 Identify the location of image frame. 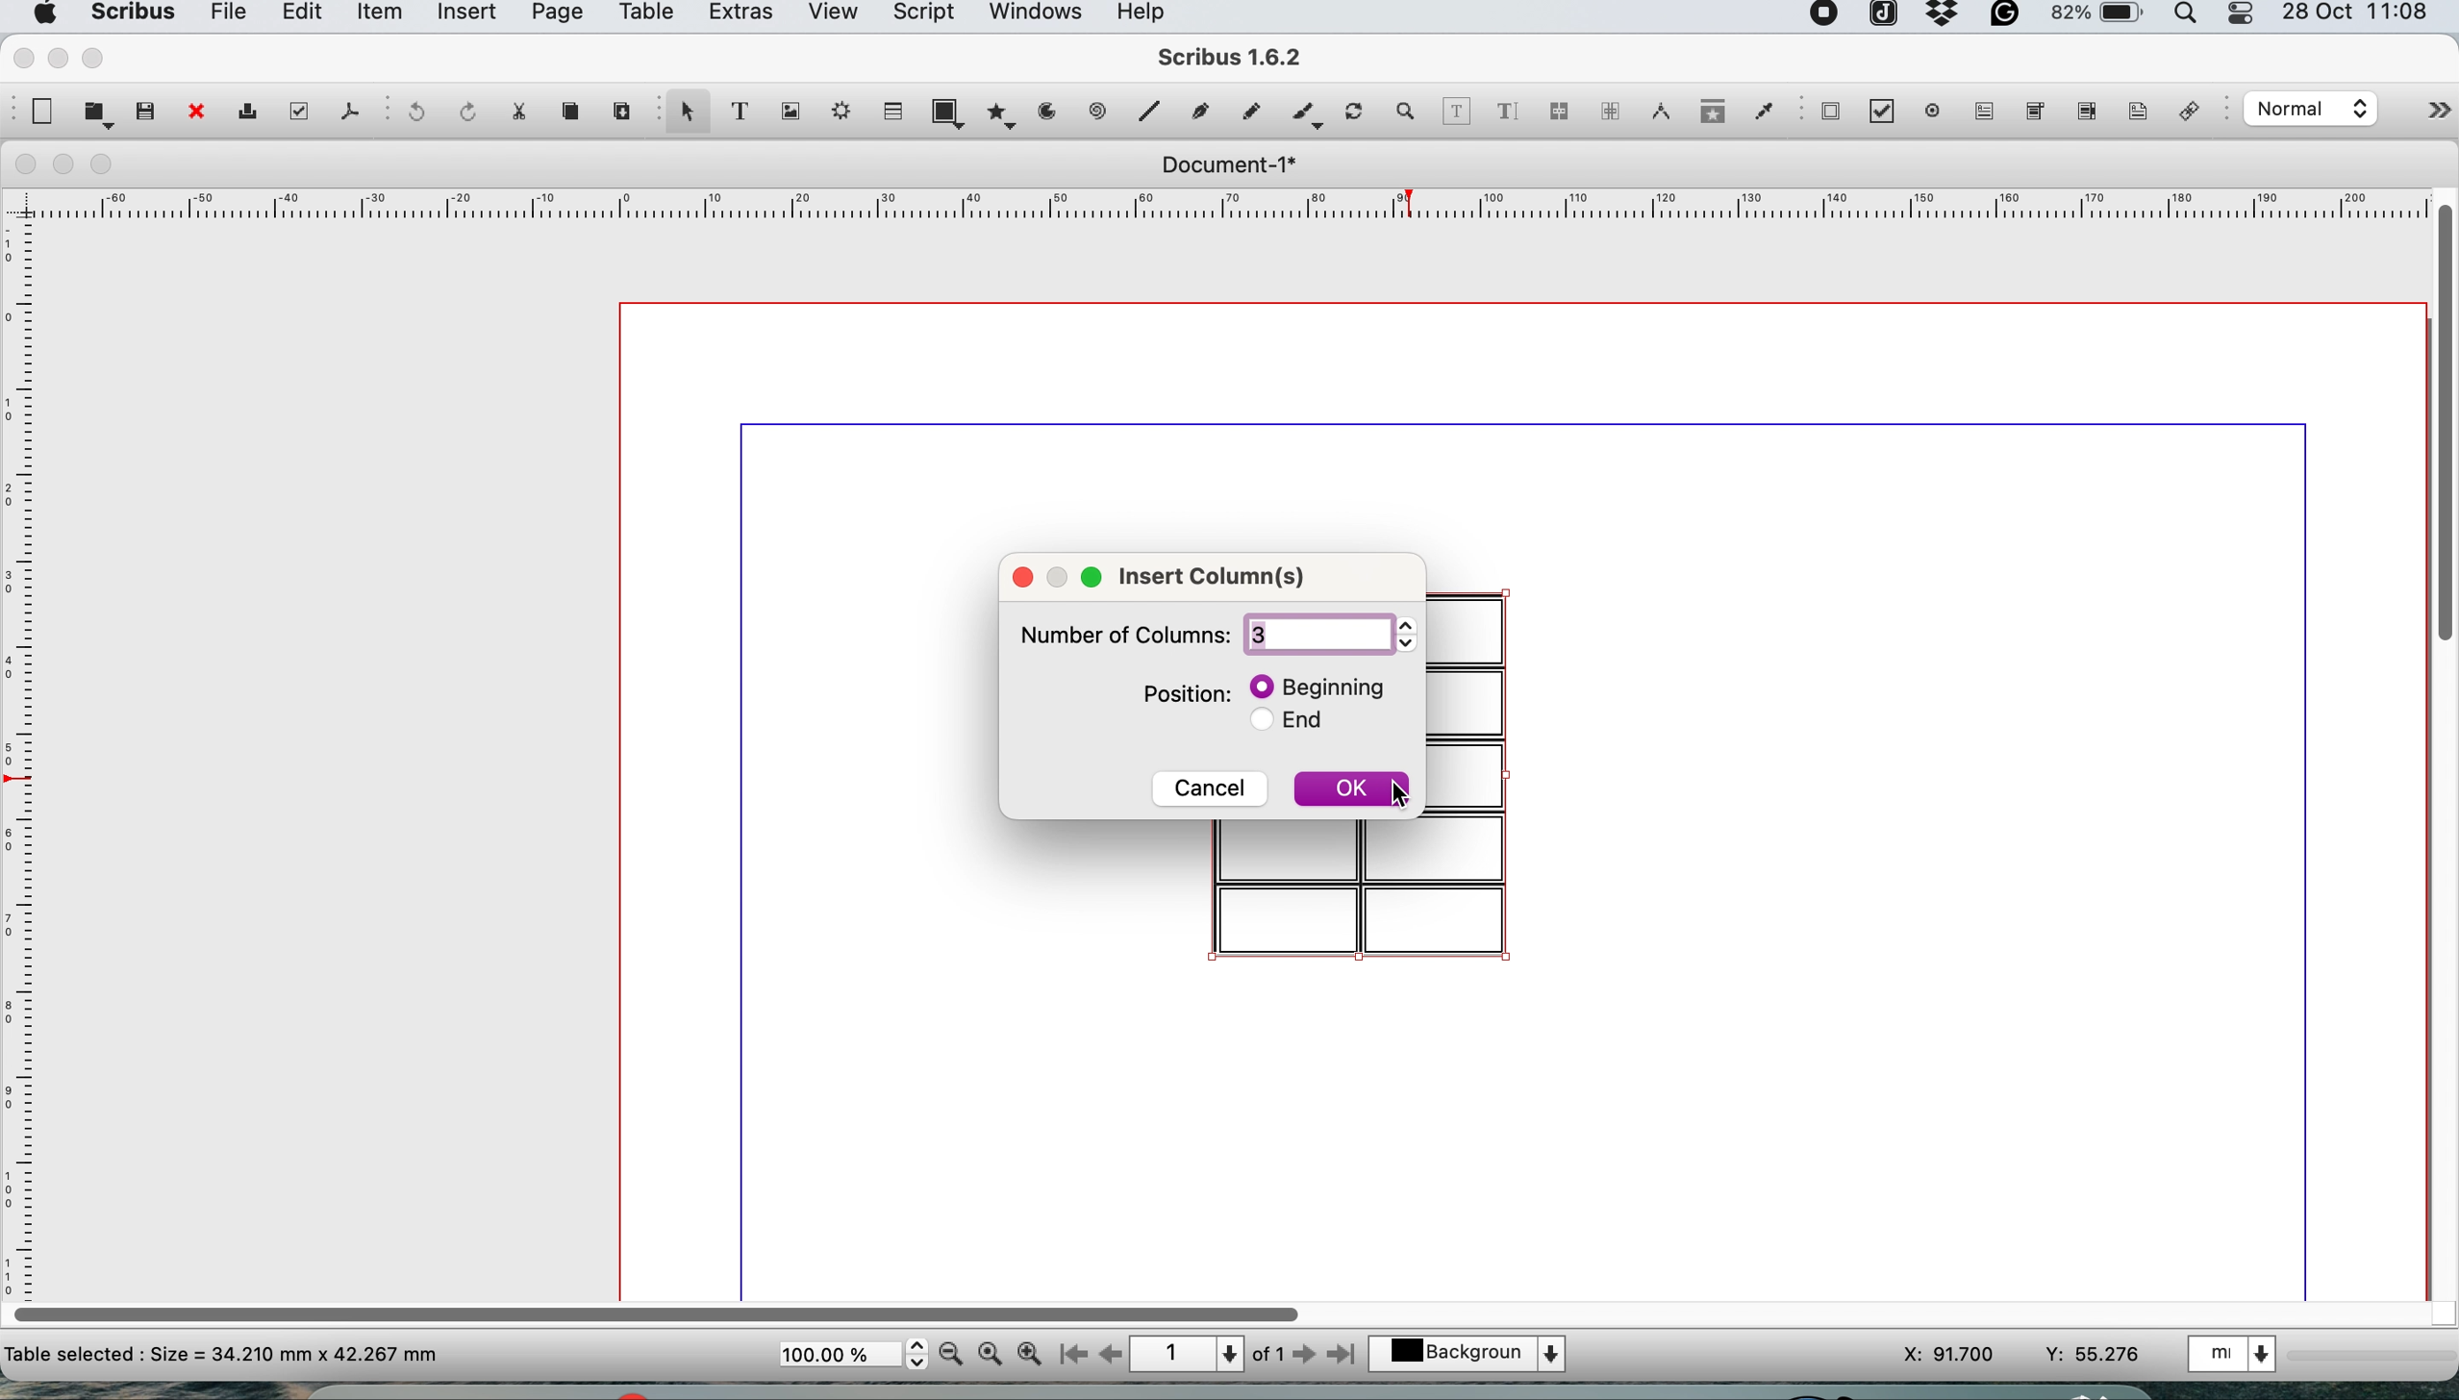
(787, 112).